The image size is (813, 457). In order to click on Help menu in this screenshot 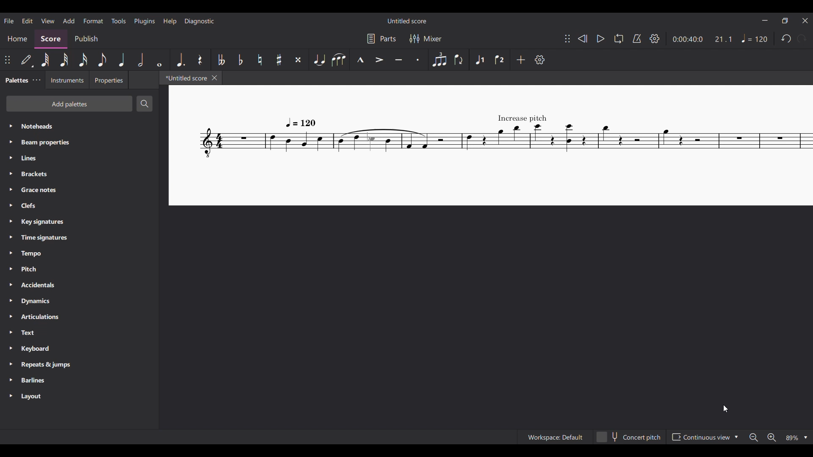, I will do `click(170, 22)`.